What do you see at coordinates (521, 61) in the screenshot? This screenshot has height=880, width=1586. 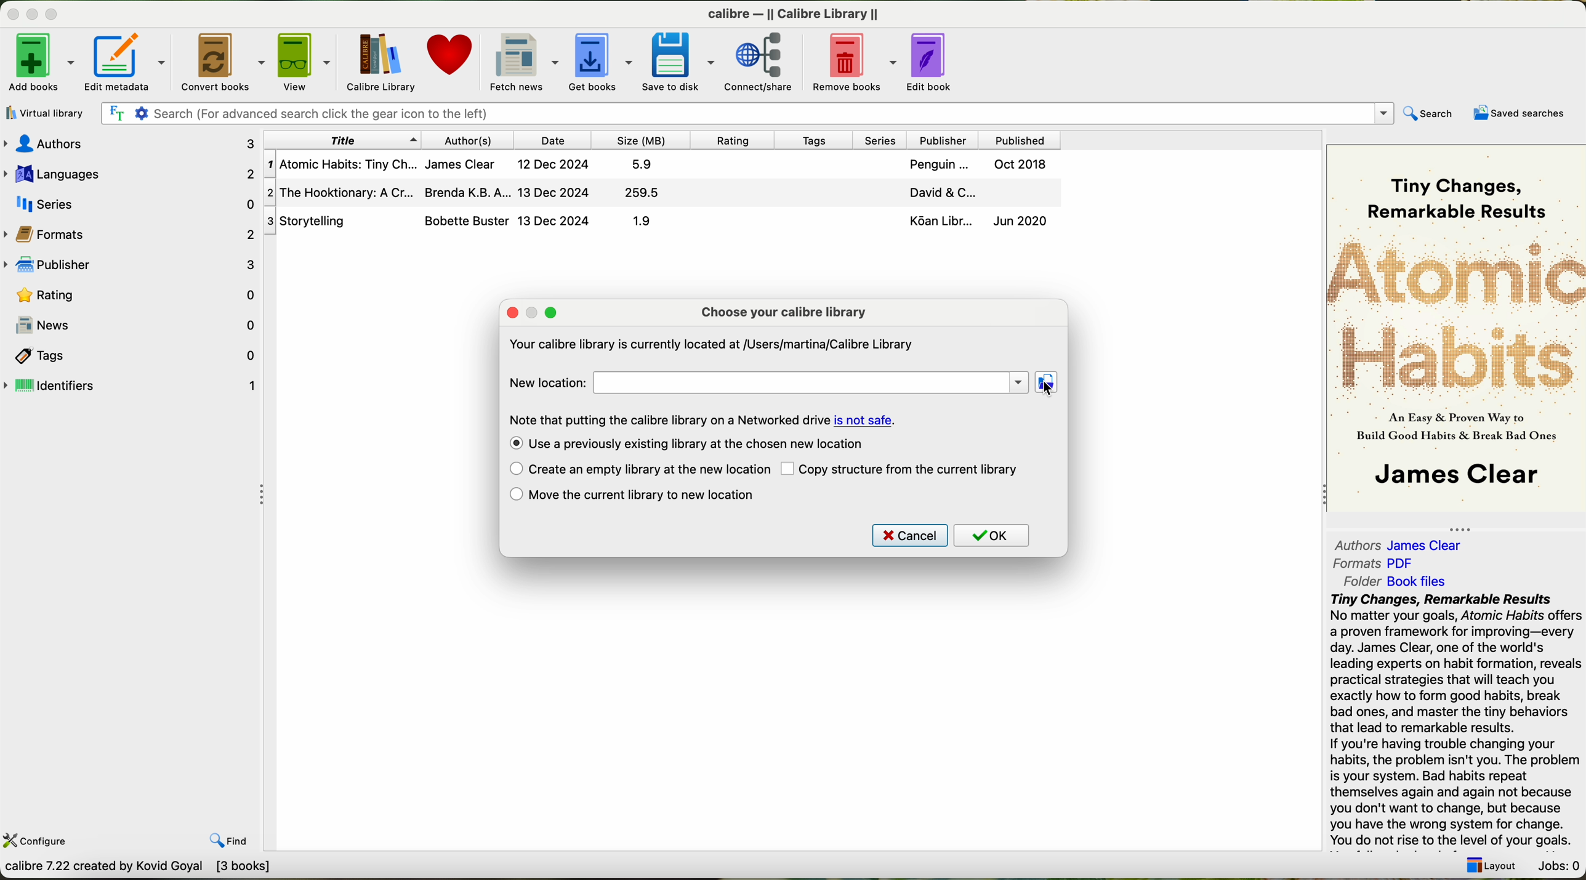 I see `fetch news` at bounding box center [521, 61].